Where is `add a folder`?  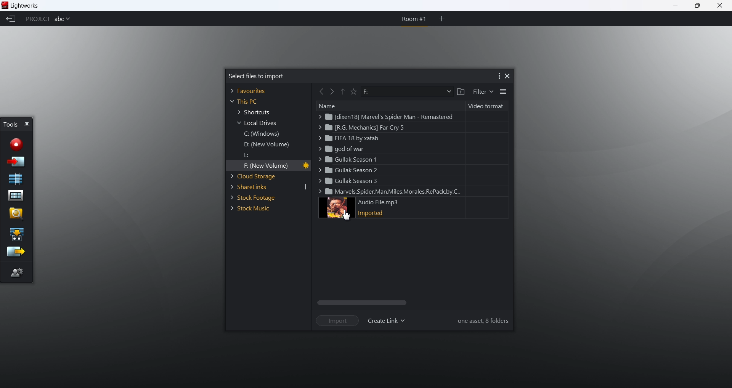
add a folder is located at coordinates (462, 92).